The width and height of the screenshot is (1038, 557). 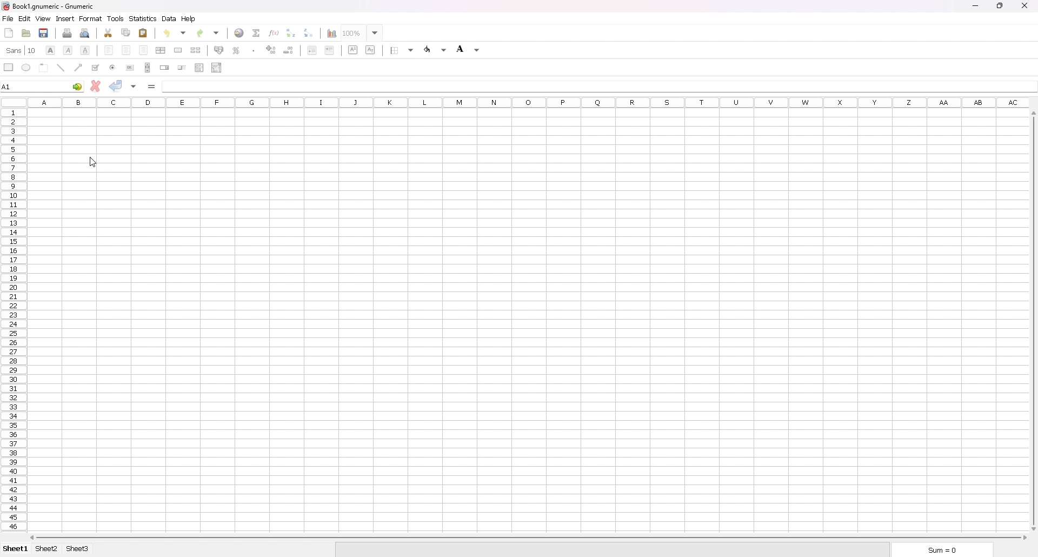 What do you see at coordinates (86, 33) in the screenshot?
I see `print preview` at bounding box center [86, 33].